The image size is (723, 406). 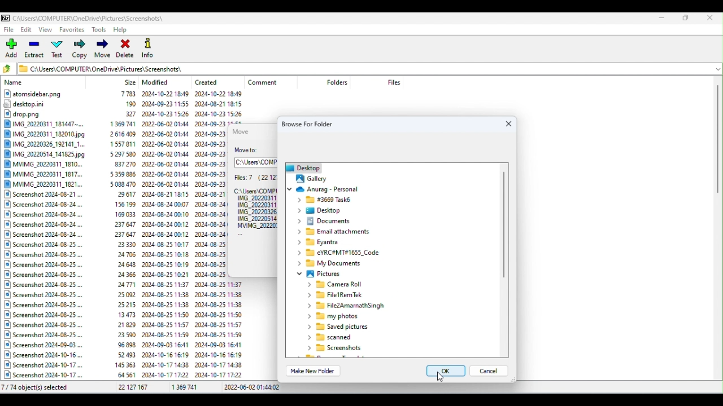 I want to click on OK, so click(x=442, y=372).